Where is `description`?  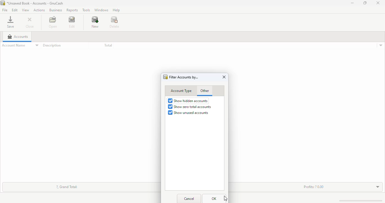
description is located at coordinates (52, 45).